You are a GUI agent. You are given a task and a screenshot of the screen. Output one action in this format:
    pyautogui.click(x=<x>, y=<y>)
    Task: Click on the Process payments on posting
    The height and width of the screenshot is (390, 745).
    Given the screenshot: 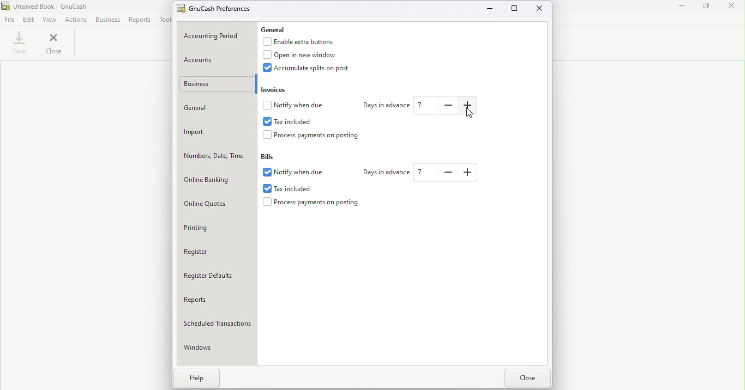 What is the action you would take?
    pyautogui.click(x=314, y=203)
    